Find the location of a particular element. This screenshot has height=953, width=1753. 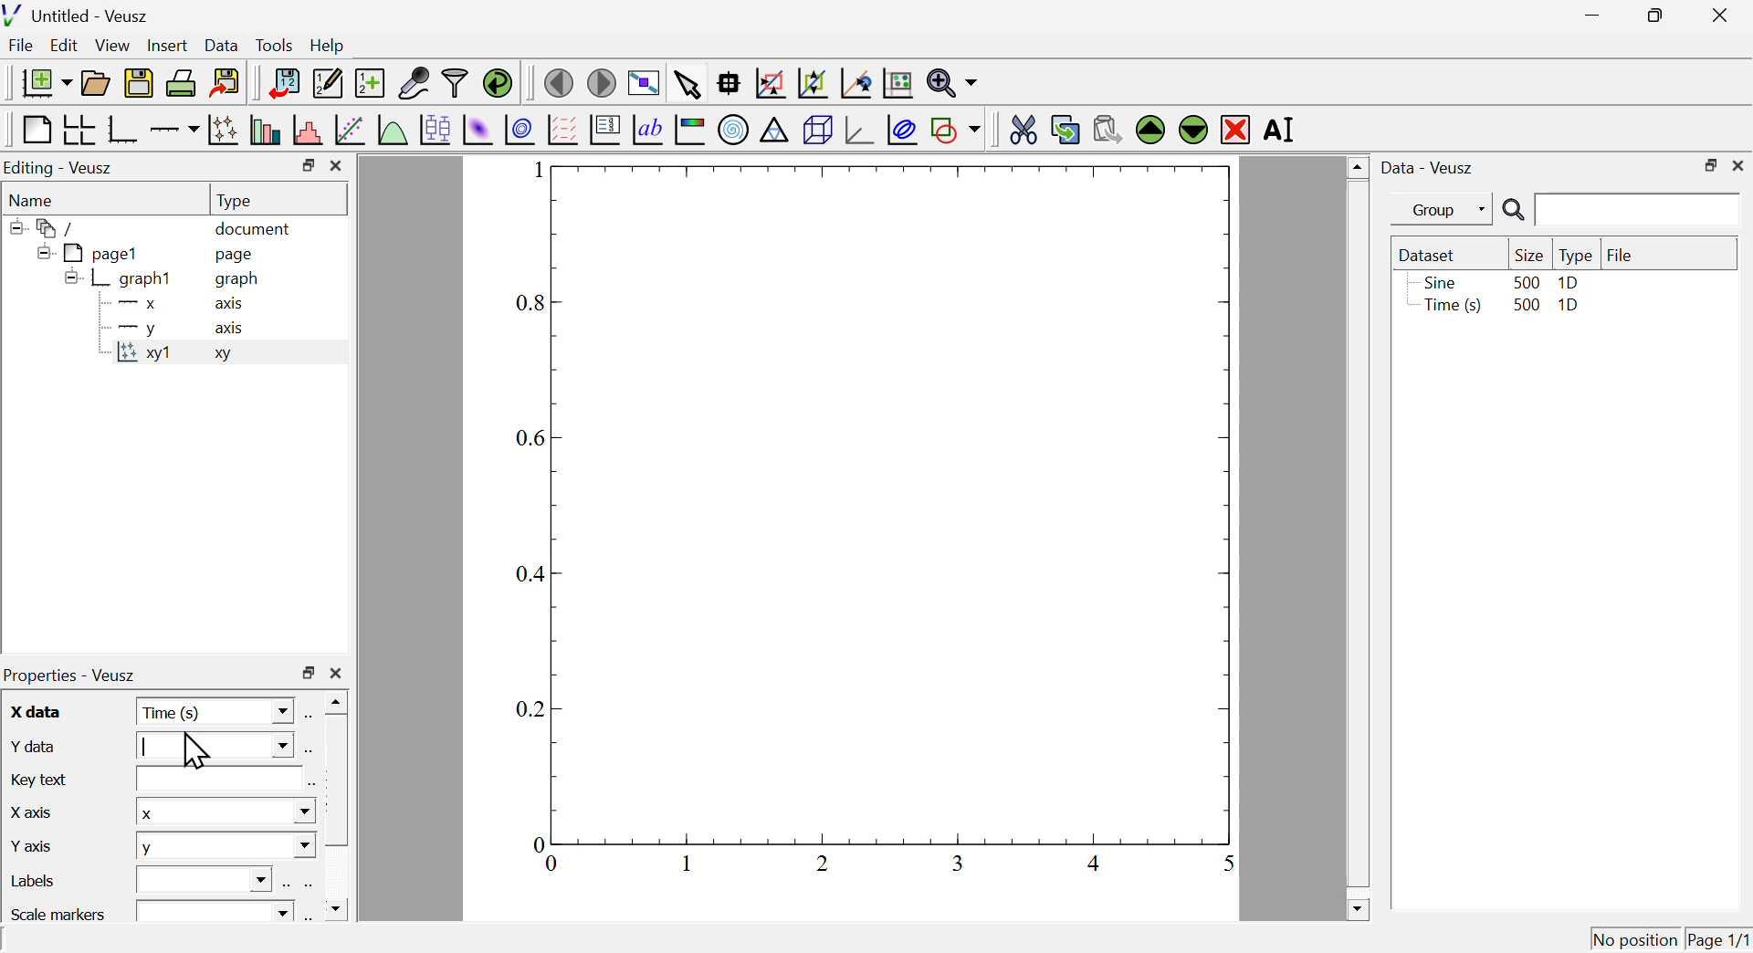

filter data is located at coordinates (456, 84).